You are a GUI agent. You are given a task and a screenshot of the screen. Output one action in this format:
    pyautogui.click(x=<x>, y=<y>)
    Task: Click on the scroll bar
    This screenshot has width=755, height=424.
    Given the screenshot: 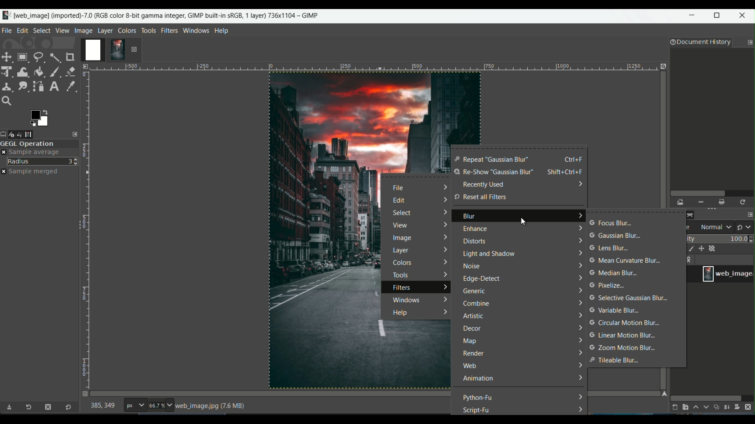 What is the action you would take?
    pyautogui.click(x=711, y=192)
    